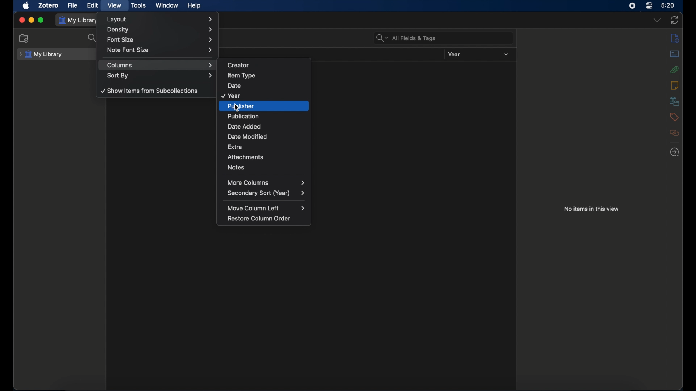 The image size is (696, 391). I want to click on layout, so click(159, 19).